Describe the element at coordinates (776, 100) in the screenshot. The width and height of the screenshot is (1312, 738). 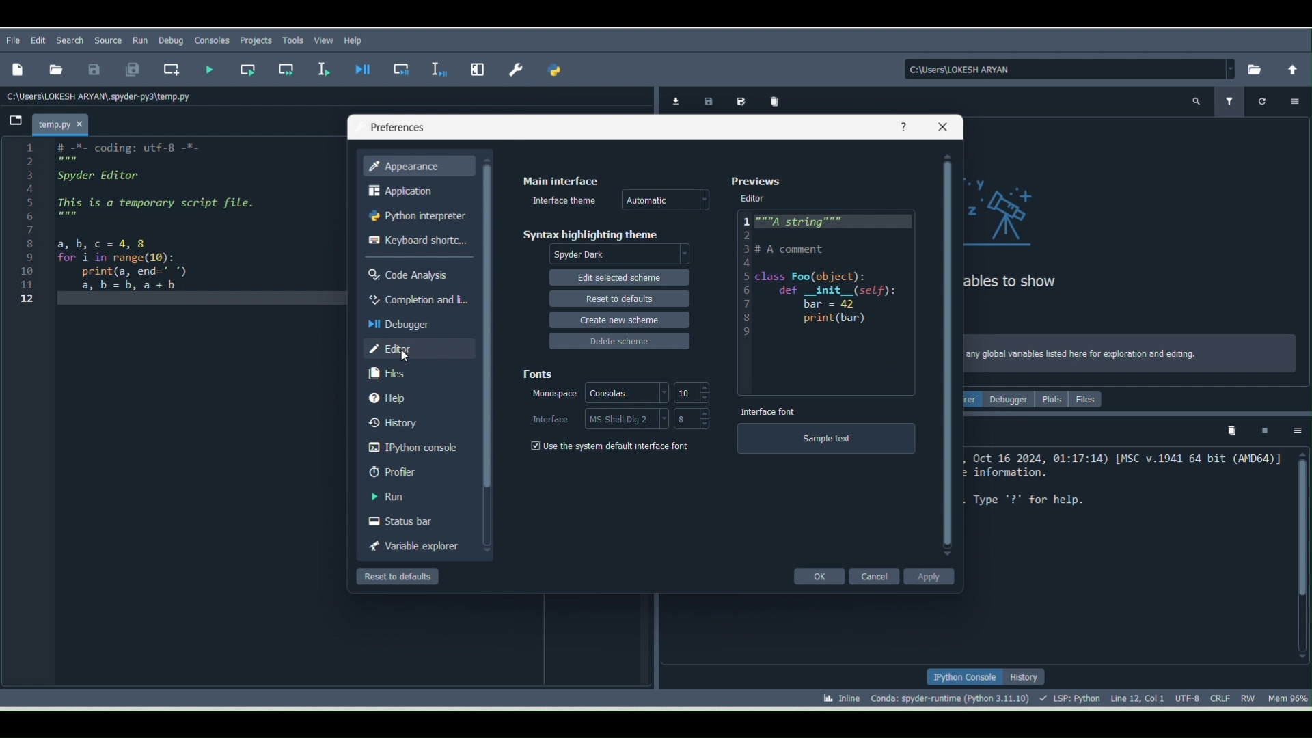
I see `Remove all variables` at that location.